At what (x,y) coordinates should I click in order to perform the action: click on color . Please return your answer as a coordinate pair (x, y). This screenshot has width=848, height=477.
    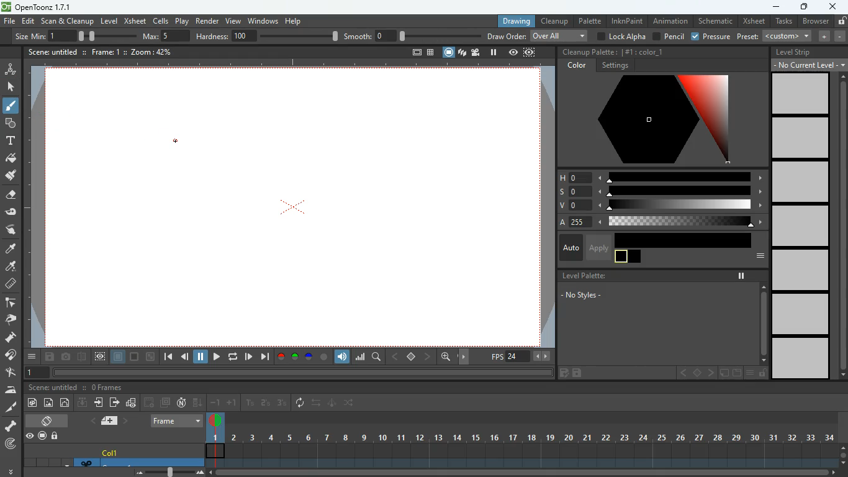
    Looking at the image, I should click on (683, 240).